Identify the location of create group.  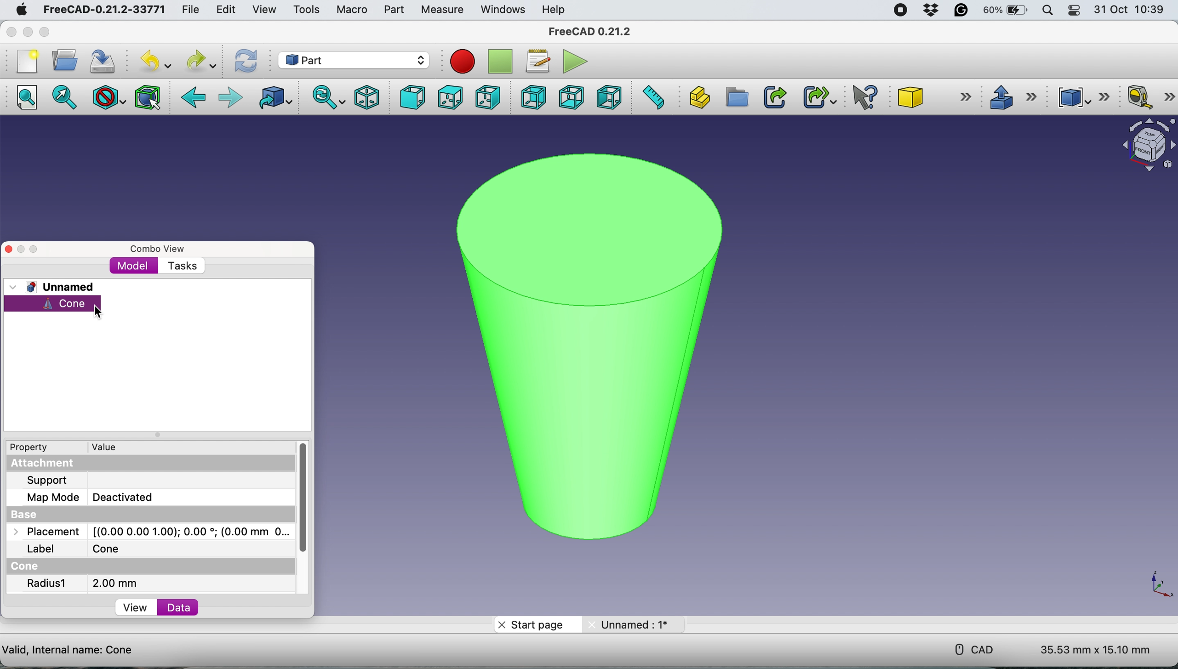
(737, 98).